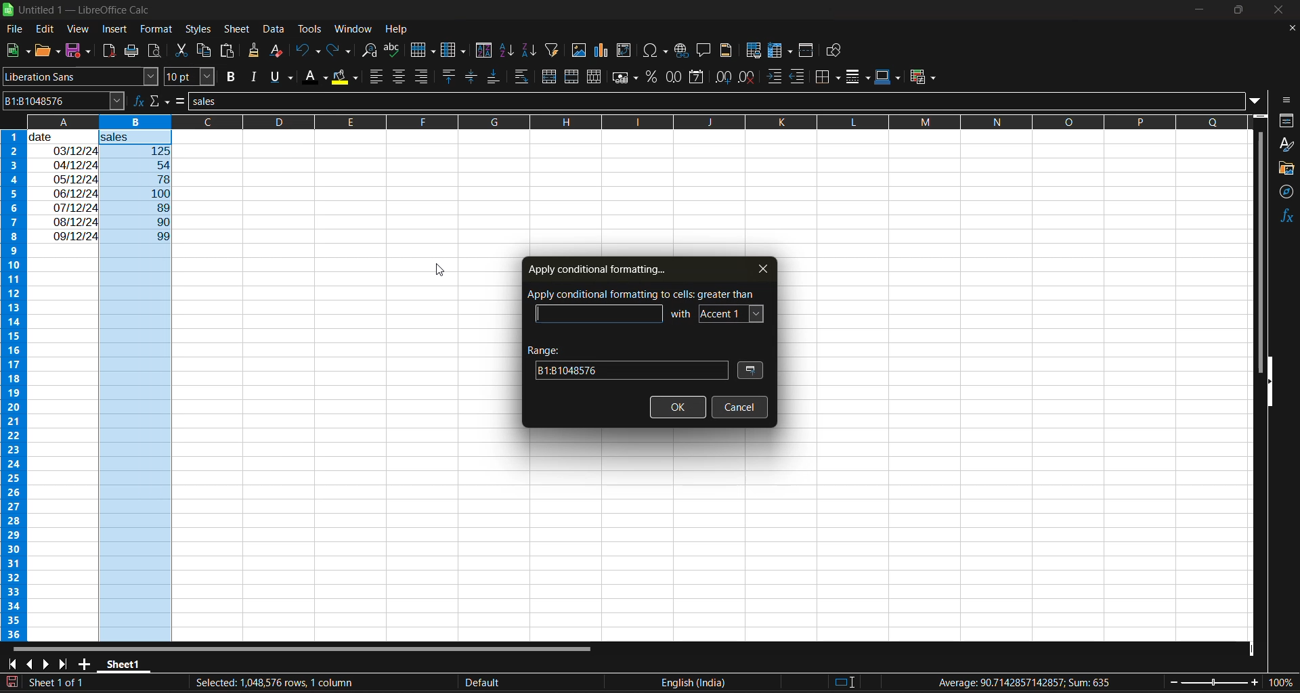 Image resolution: width=1300 pixels, height=693 pixels. Describe the element at coordinates (573, 76) in the screenshot. I see `merge cells` at that location.